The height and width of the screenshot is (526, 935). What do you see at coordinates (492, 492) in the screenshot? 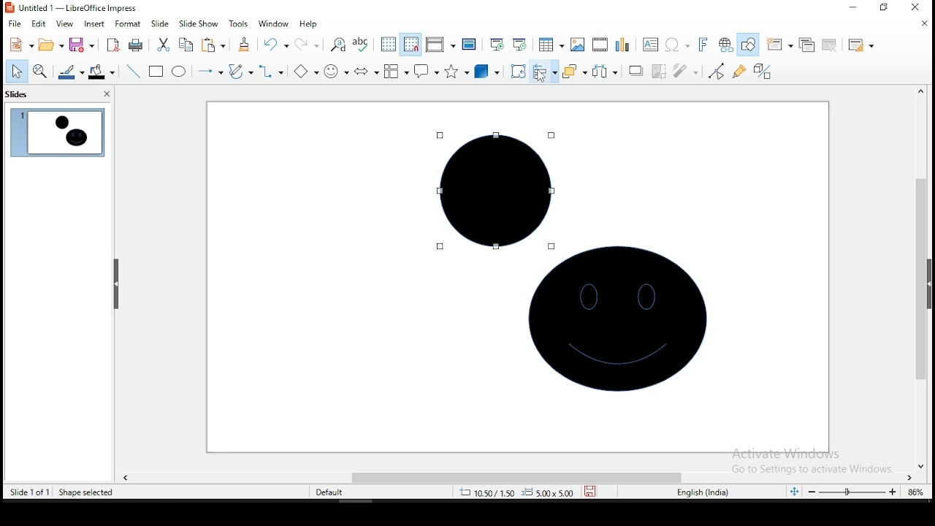
I see `12.58/3.97` at bounding box center [492, 492].